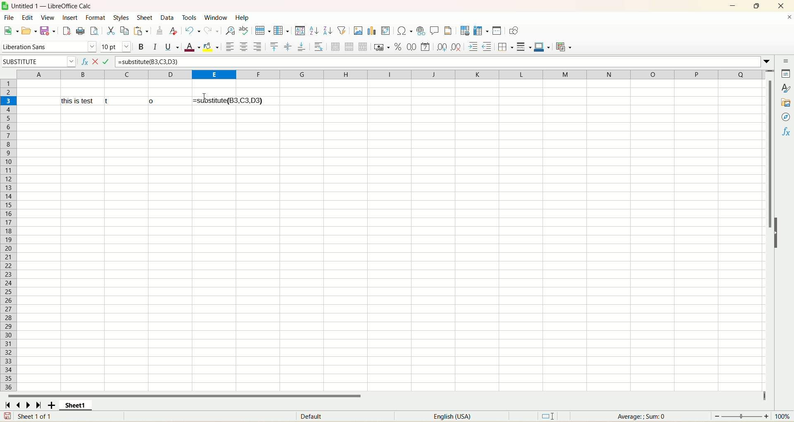 The image size is (794, 422). What do you see at coordinates (382, 47) in the screenshot?
I see `format as currency` at bounding box center [382, 47].